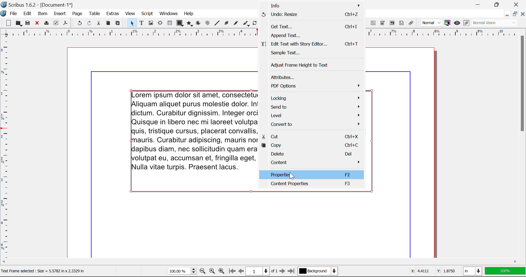  Describe the element at coordinates (8, 24) in the screenshot. I see `New` at that location.